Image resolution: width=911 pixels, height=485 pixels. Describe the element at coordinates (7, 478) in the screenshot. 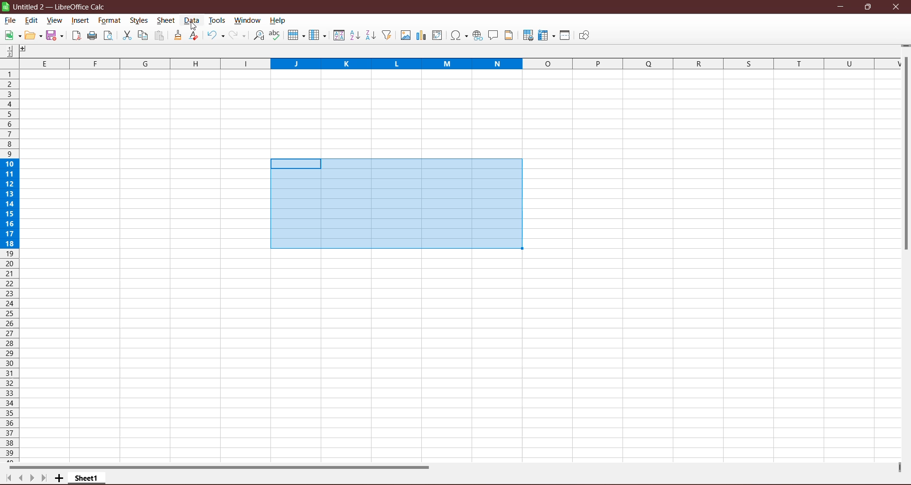

I see `Scroll to first page` at that location.